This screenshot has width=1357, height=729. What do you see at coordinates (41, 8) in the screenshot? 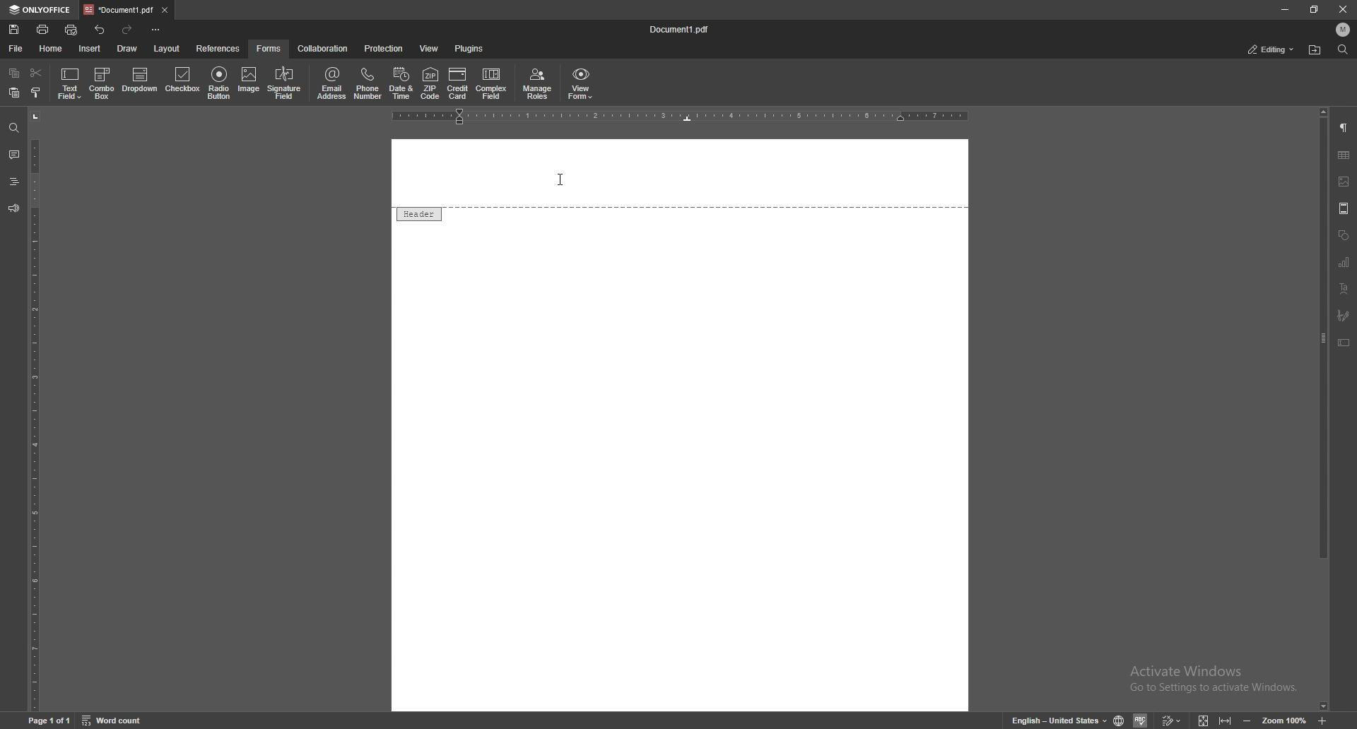
I see `only office` at bounding box center [41, 8].